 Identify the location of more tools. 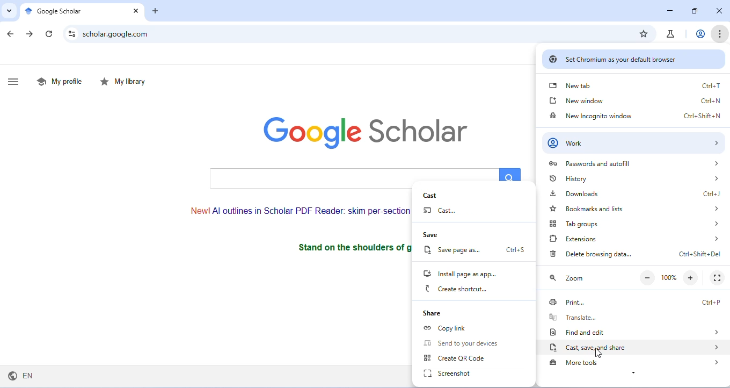
(638, 363).